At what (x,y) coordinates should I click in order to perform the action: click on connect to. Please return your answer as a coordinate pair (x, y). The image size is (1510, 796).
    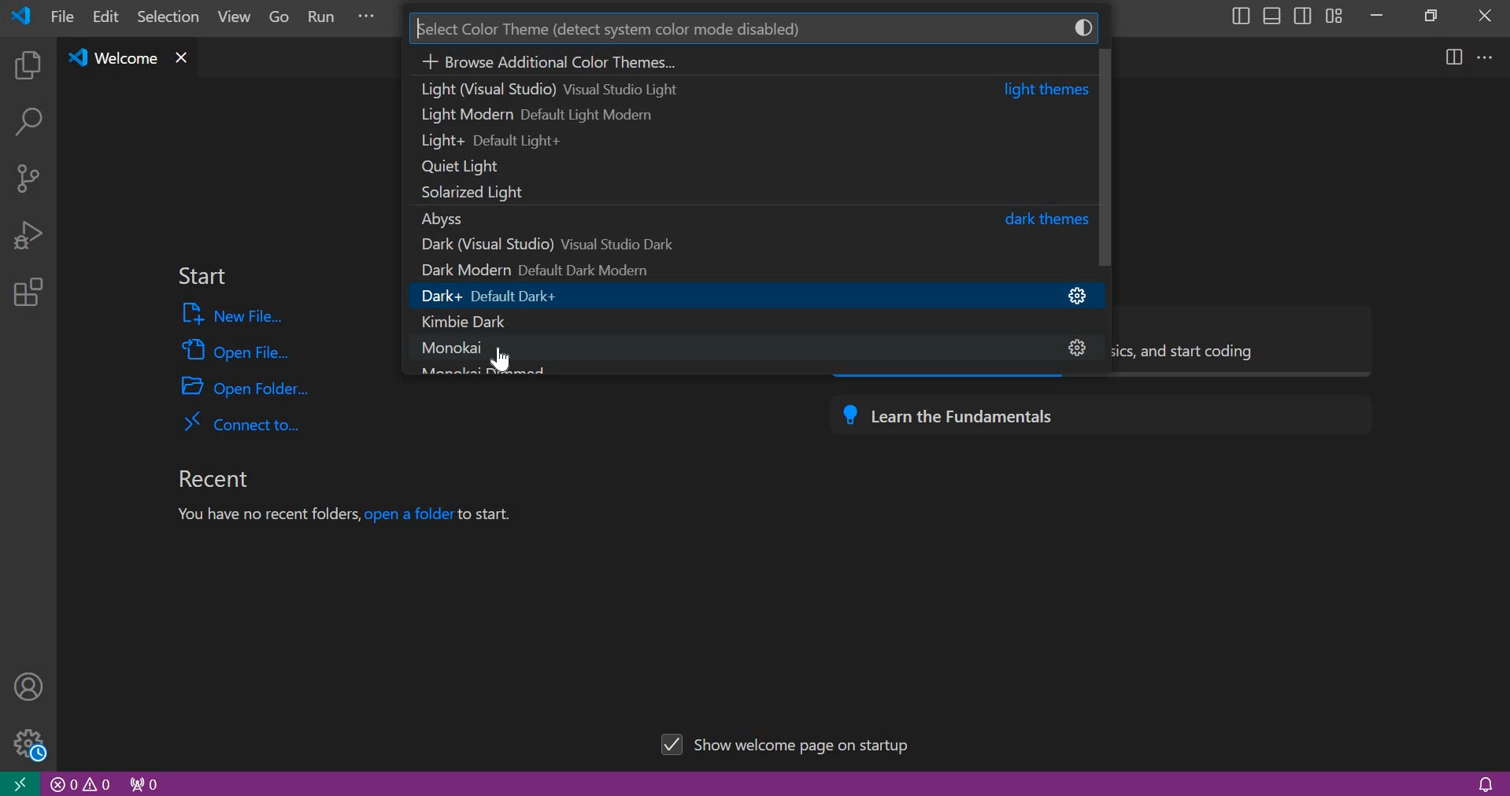
    Looking at the image, I should click on (241, 422).